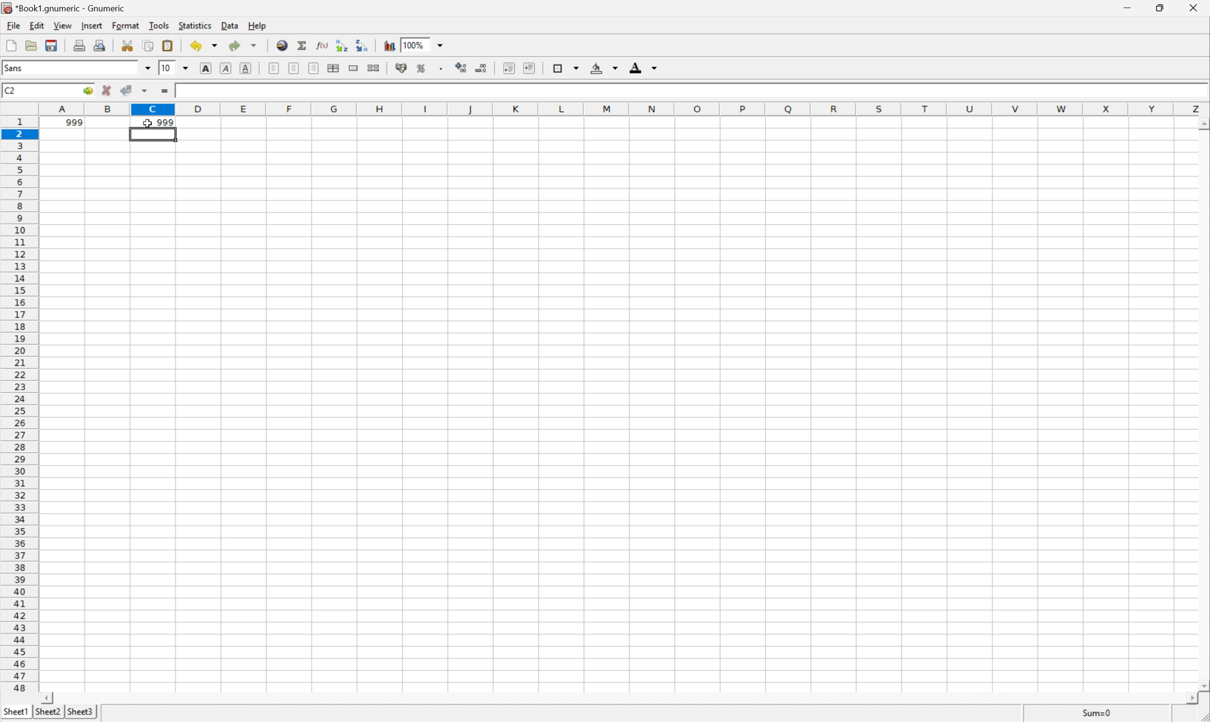 The height and width of the screenshot is (722, 1210). Describe the element at coordinates (91, 27) in the screenshot. I see `insert` at that location.